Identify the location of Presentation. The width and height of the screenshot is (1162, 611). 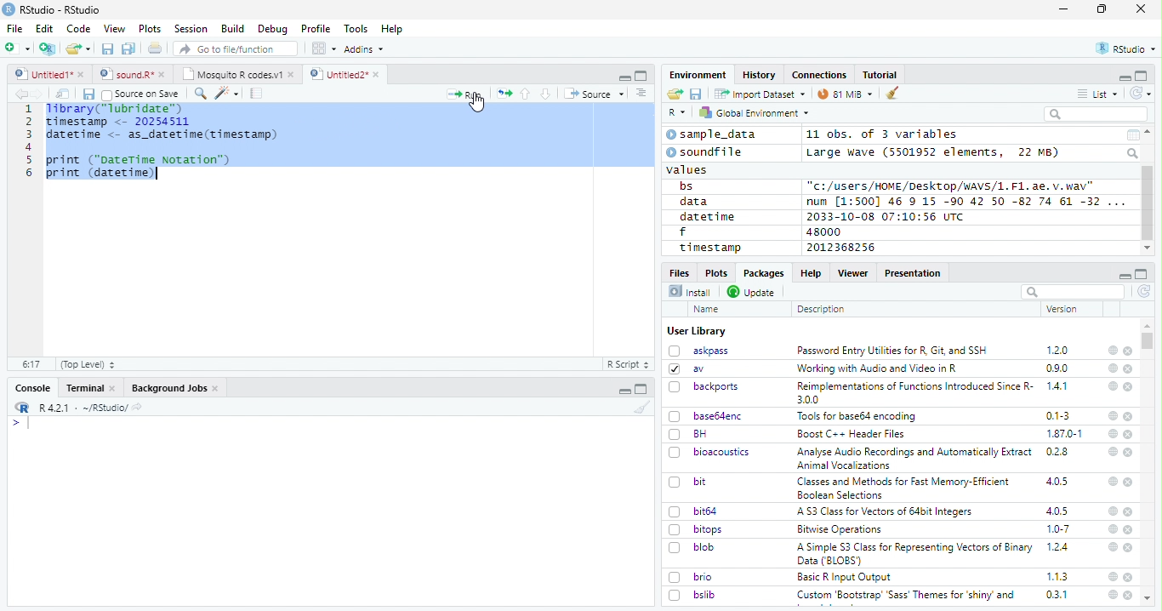
(914, 273).